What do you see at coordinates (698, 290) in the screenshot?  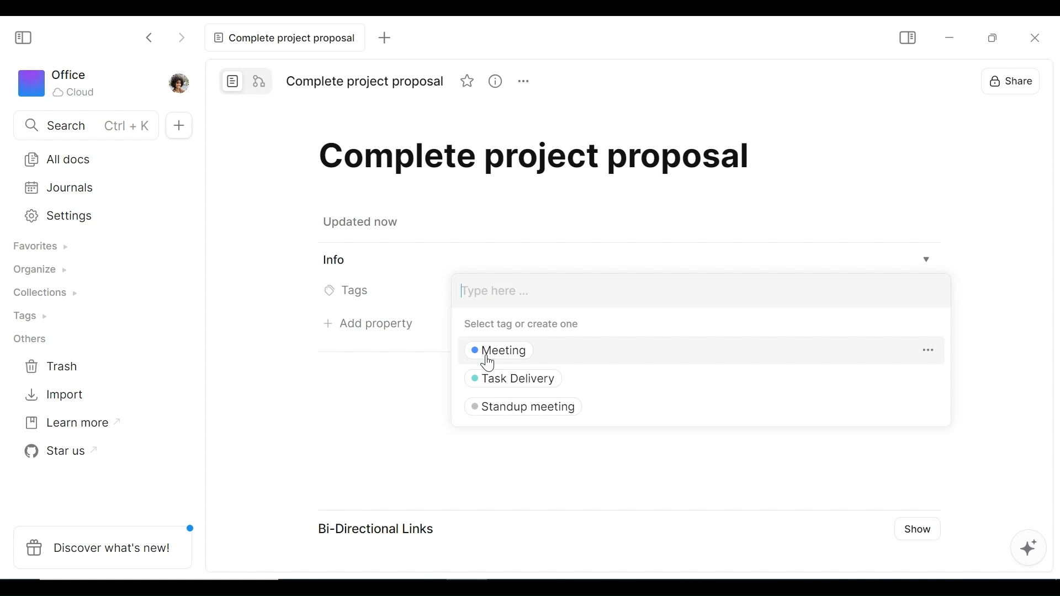 I see `Tags' Field` at bounding box center [698, 290].